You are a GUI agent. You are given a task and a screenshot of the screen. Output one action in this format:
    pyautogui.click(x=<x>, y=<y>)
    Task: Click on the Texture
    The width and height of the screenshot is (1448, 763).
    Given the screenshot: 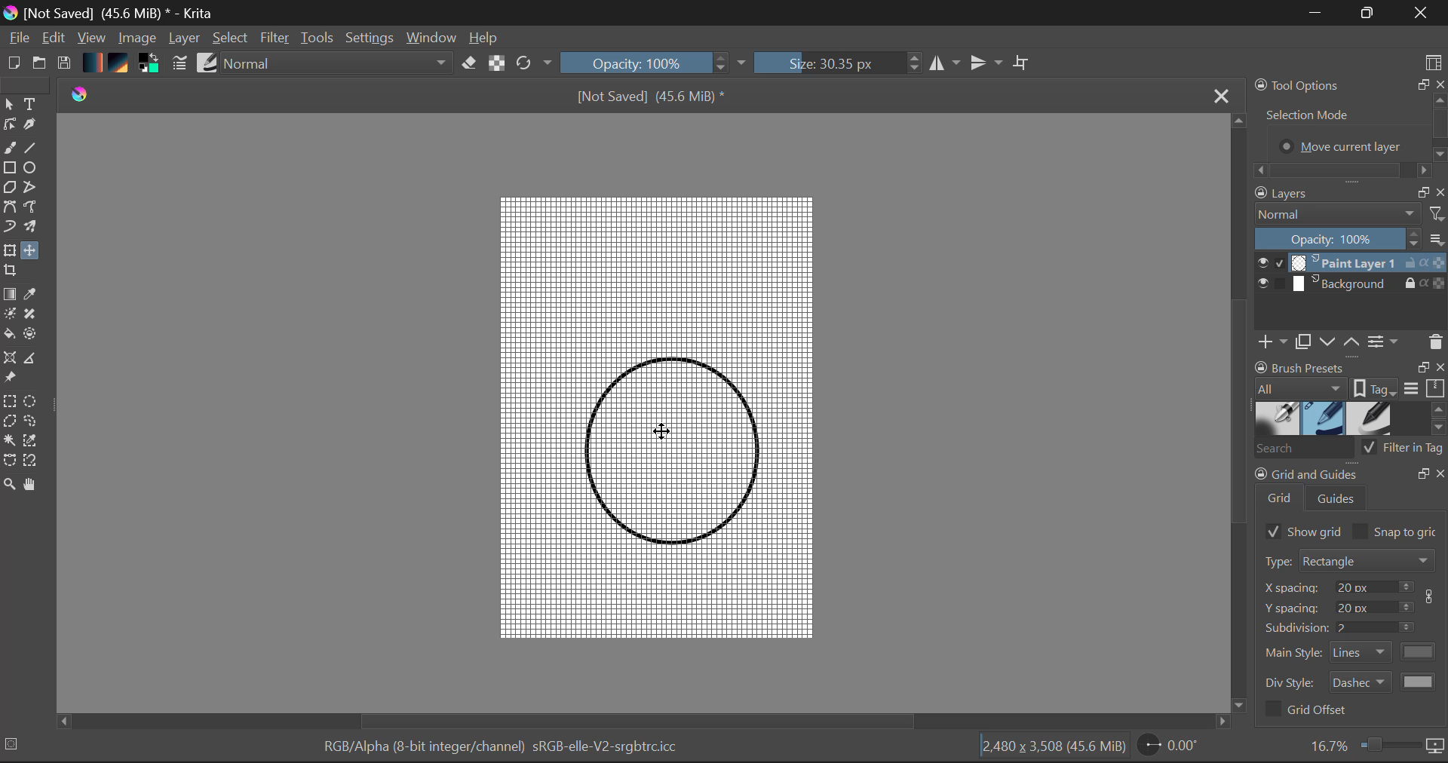 What is the action you would take?
    pyautogui.click(x=122, y=65)
    